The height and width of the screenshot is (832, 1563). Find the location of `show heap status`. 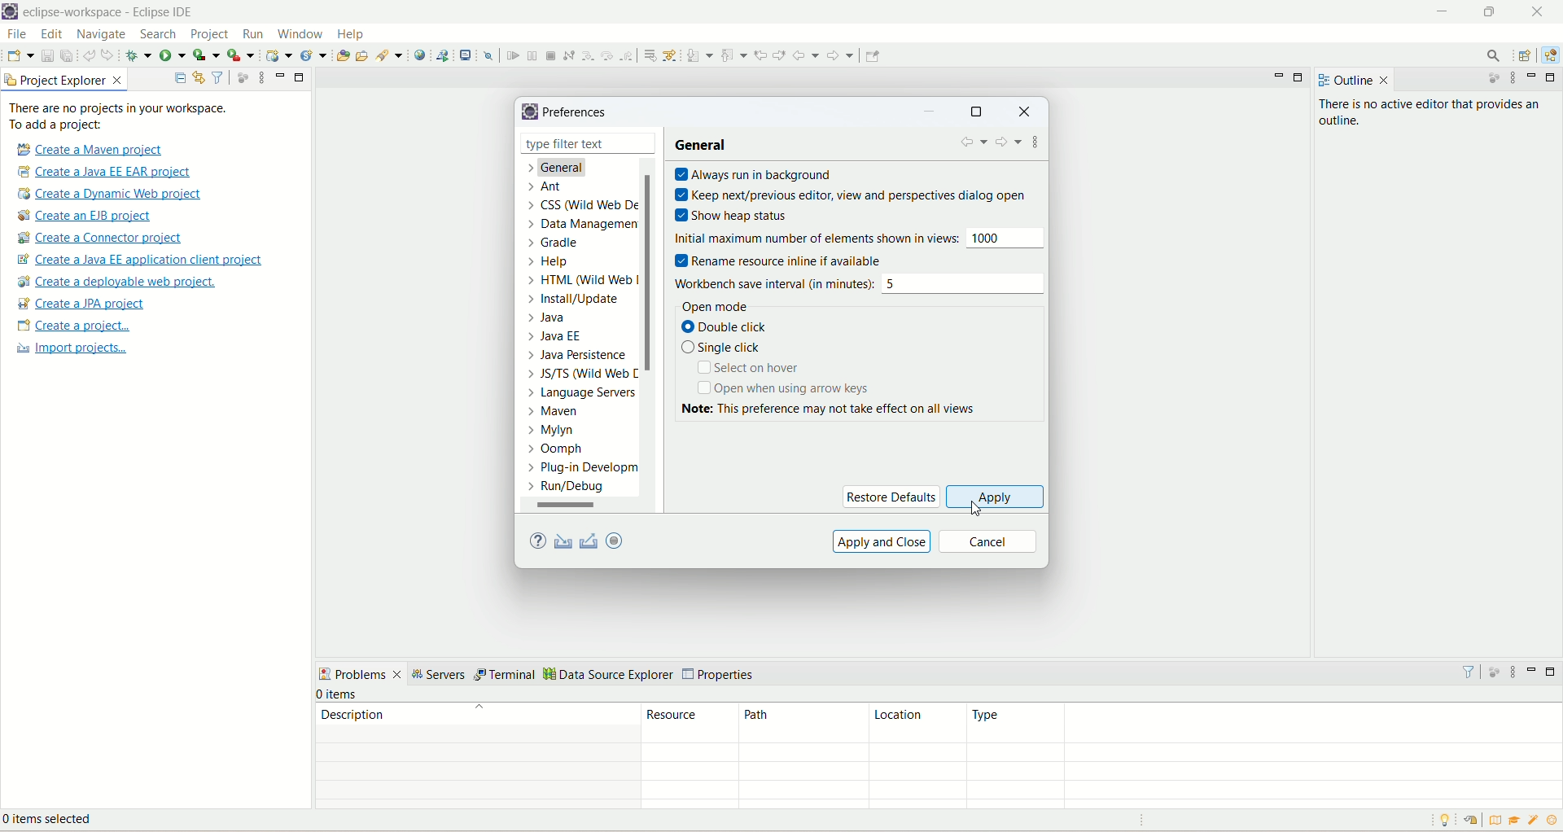

show heap status is located at coordinates (734, 212).